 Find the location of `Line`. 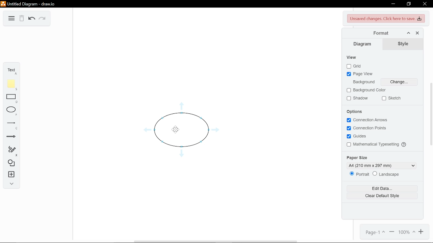

Line is located at coordinates (10, 123).